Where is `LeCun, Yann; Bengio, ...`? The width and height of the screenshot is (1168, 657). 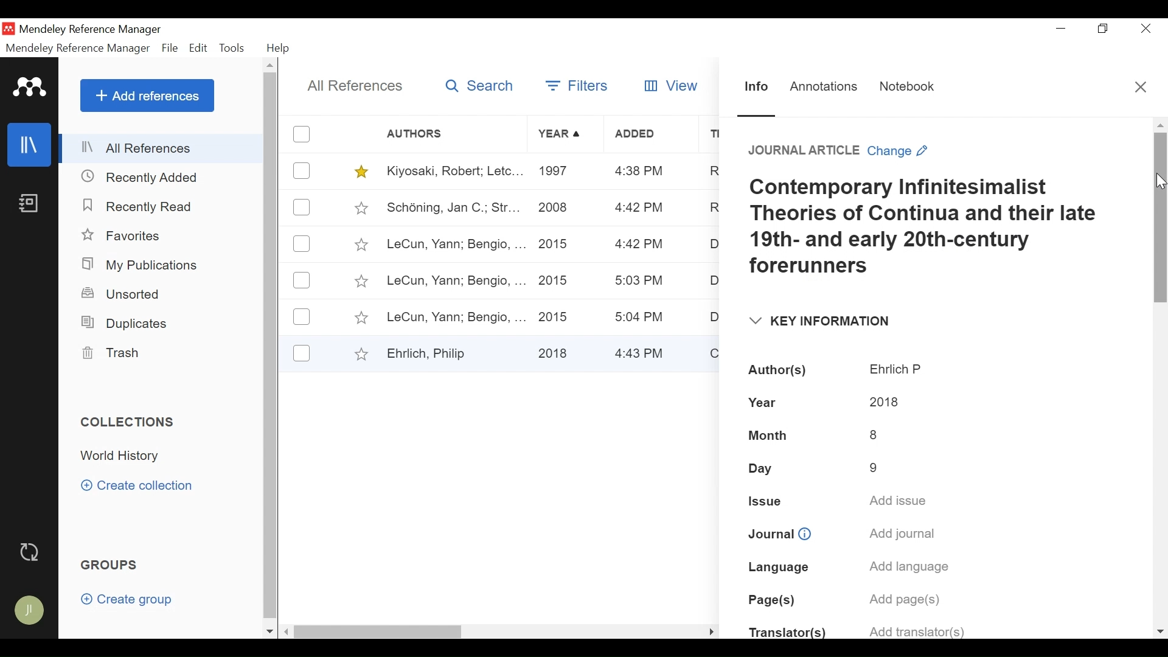 LeCun, Yann; Bengio, ... is located at coordinates (455, 245).